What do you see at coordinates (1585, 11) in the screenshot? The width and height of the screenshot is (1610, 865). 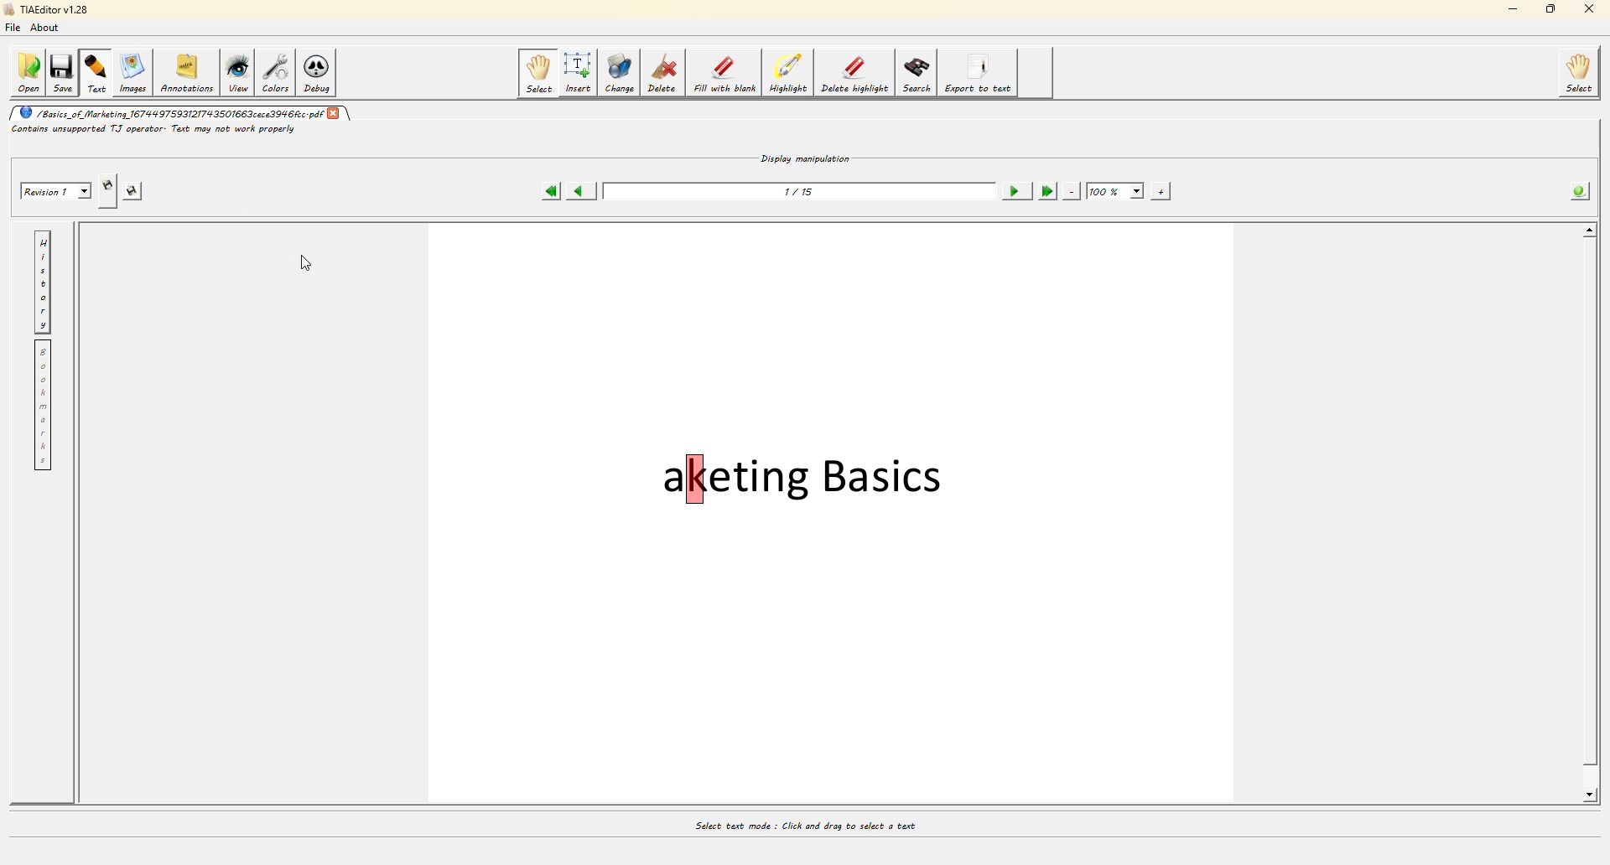 I see `close` at bounding box center [1585, 11].